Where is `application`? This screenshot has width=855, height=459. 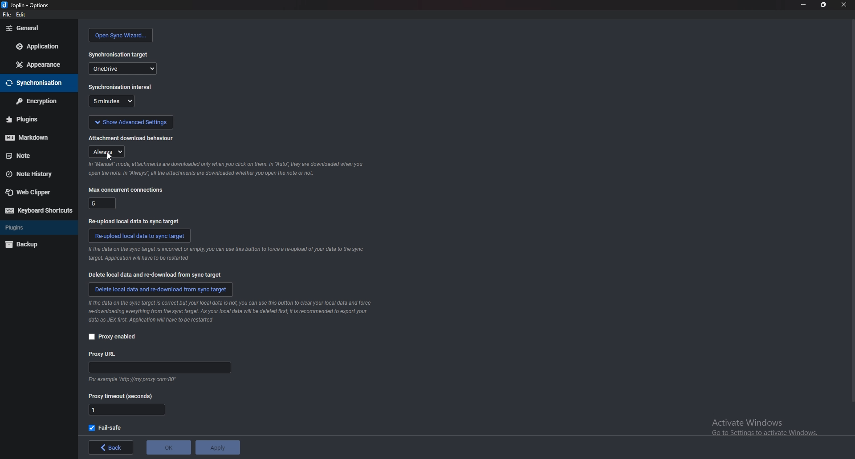
application is located at coordinates (41, 45).